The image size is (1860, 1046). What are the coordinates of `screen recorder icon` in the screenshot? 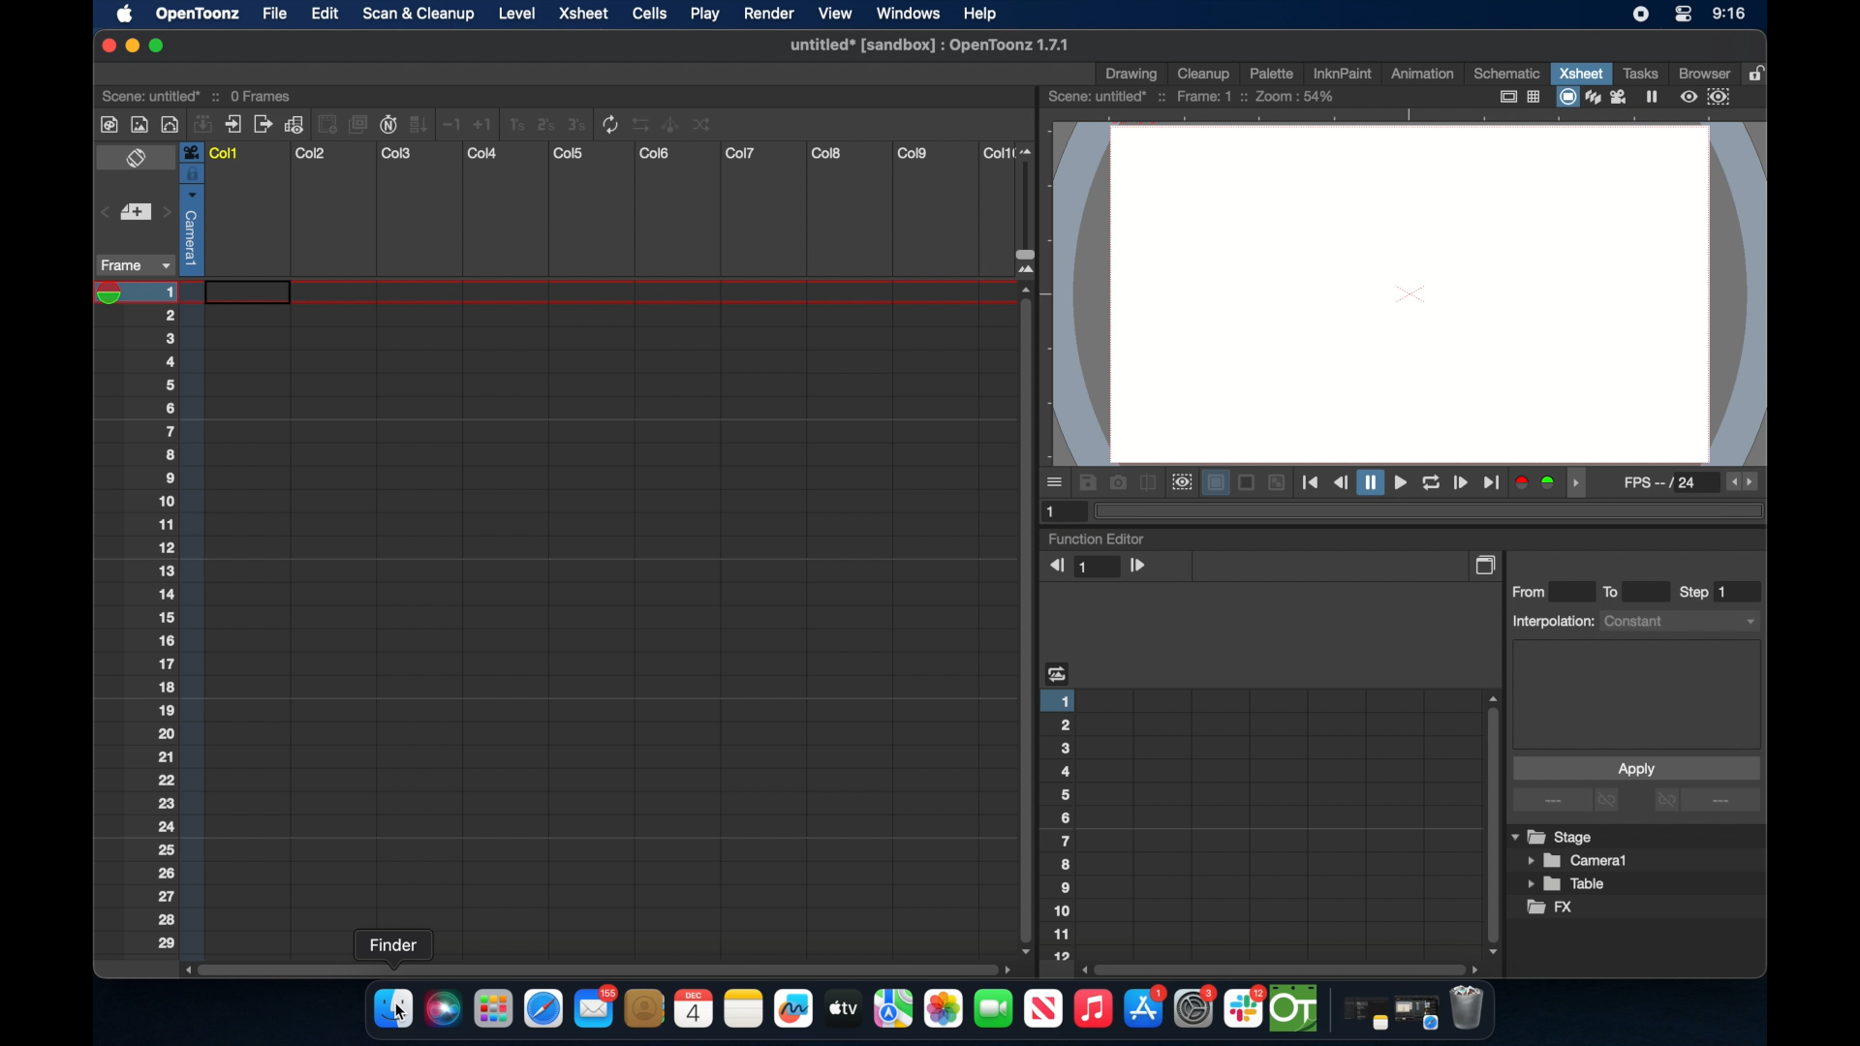 It's located at (1640, 15).